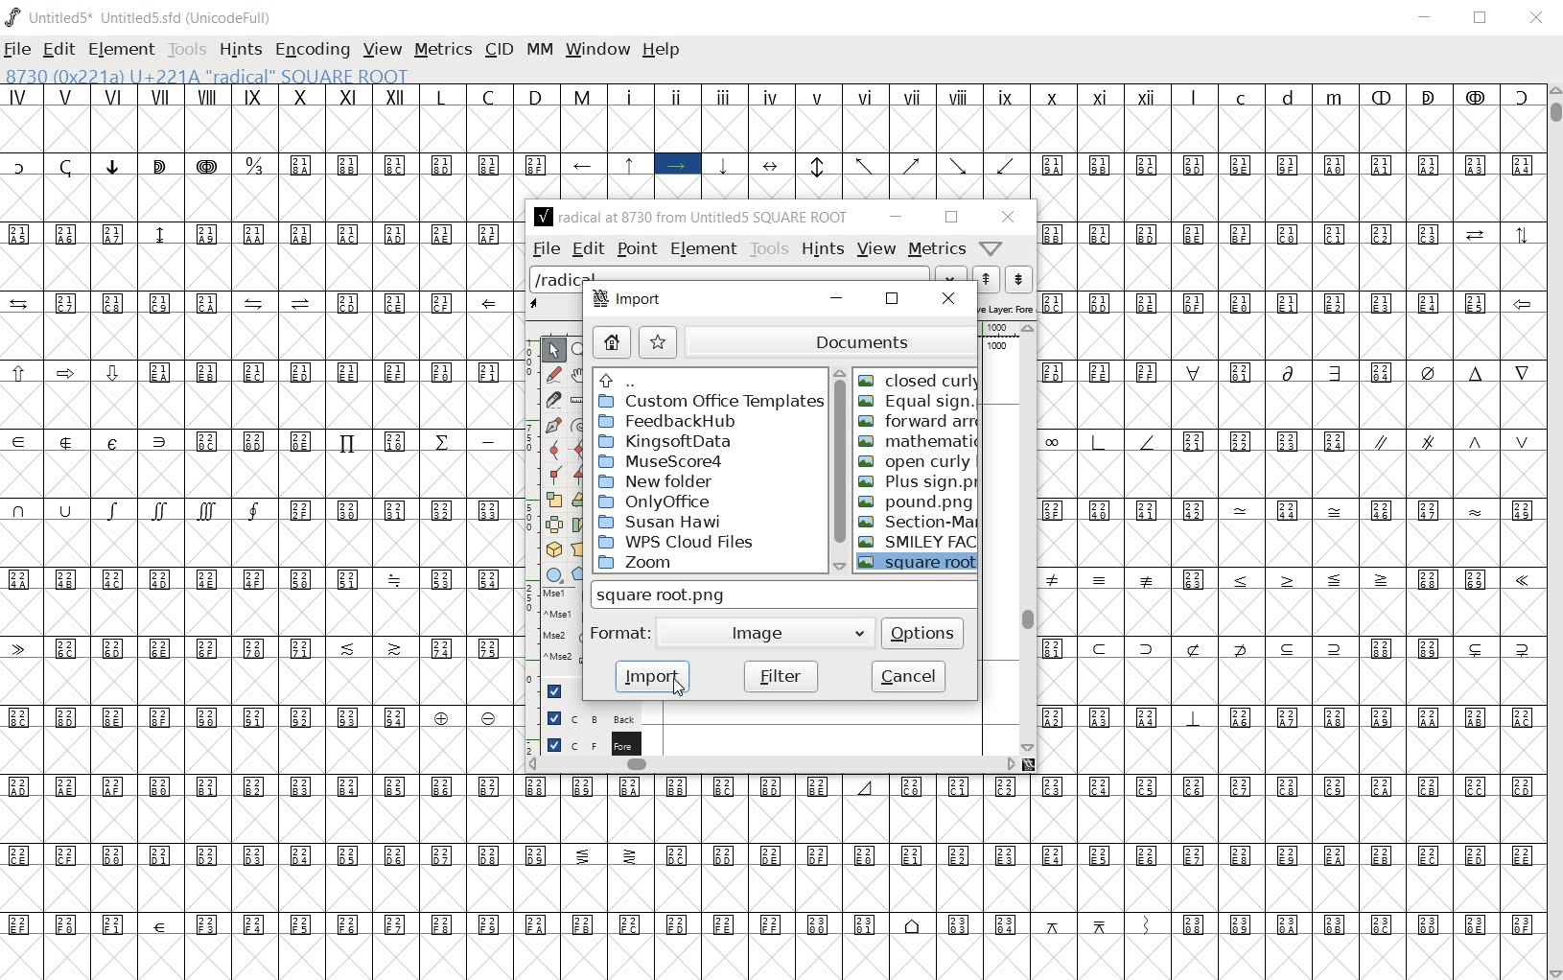  What do you see at coordinates (554, 449) in the screenshot?
I see `add a curve point always either horizontal or vertical` at bounding box center [554, 449].